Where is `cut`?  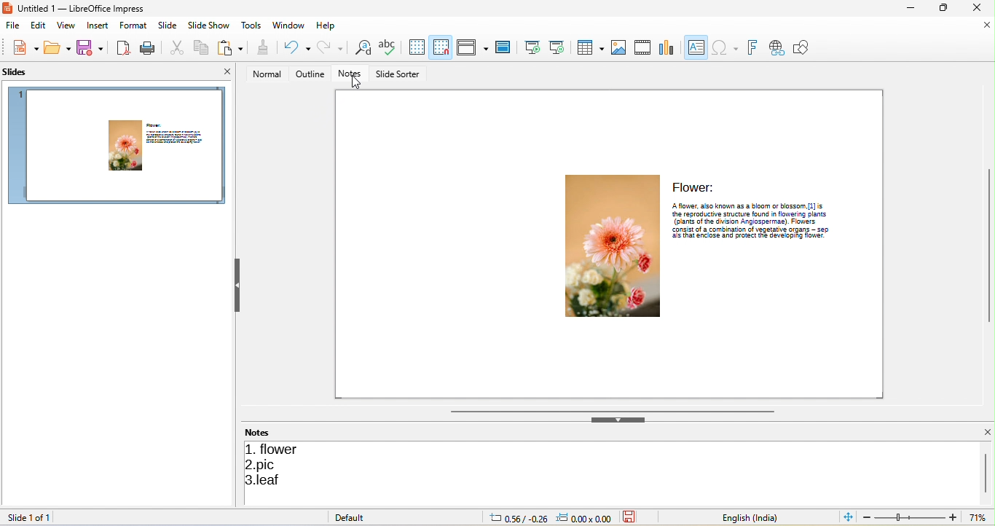
cut is located at coordinates (175, 47).